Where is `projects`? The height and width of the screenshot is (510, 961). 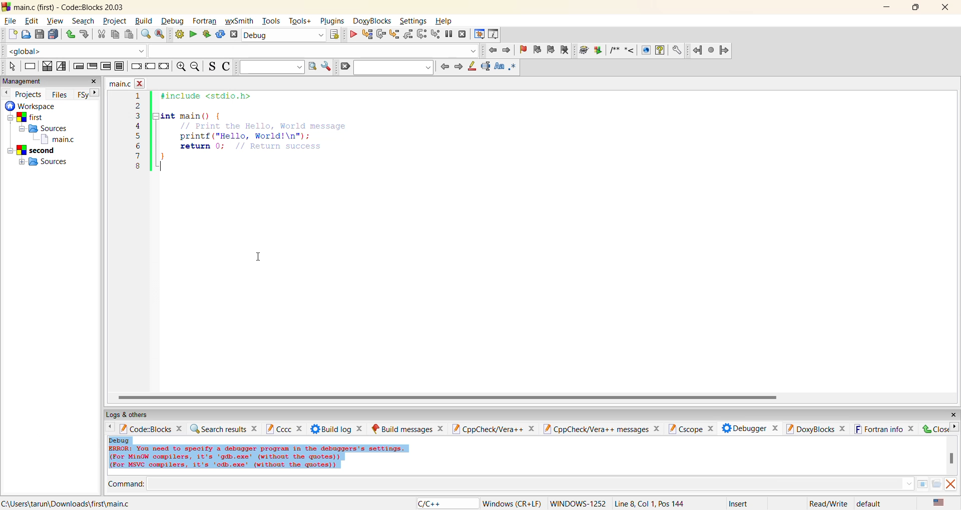 projects is located at coordinates (32, 94).